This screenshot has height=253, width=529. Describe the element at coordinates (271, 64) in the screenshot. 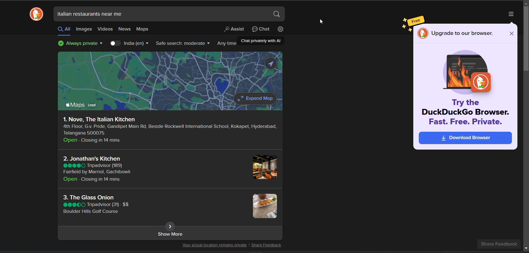

I see `enable location` at that location.